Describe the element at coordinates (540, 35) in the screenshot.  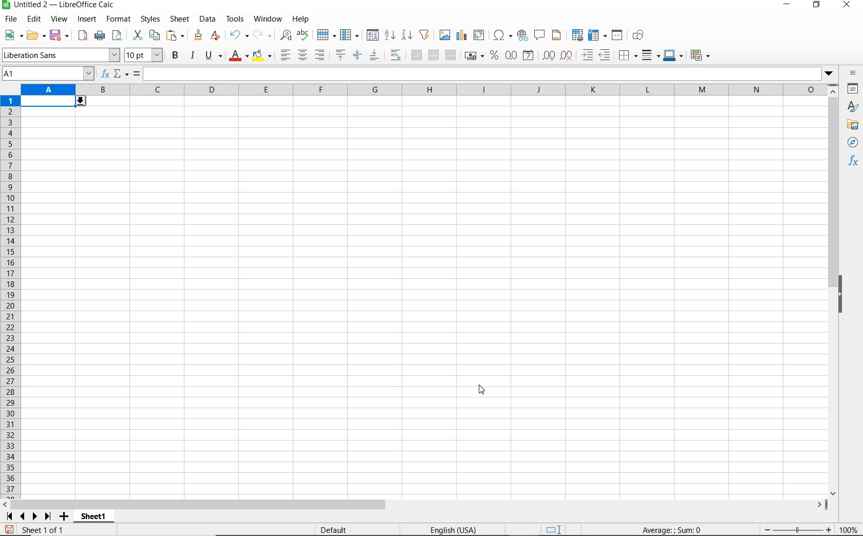
I see `insert comment ` at that location.